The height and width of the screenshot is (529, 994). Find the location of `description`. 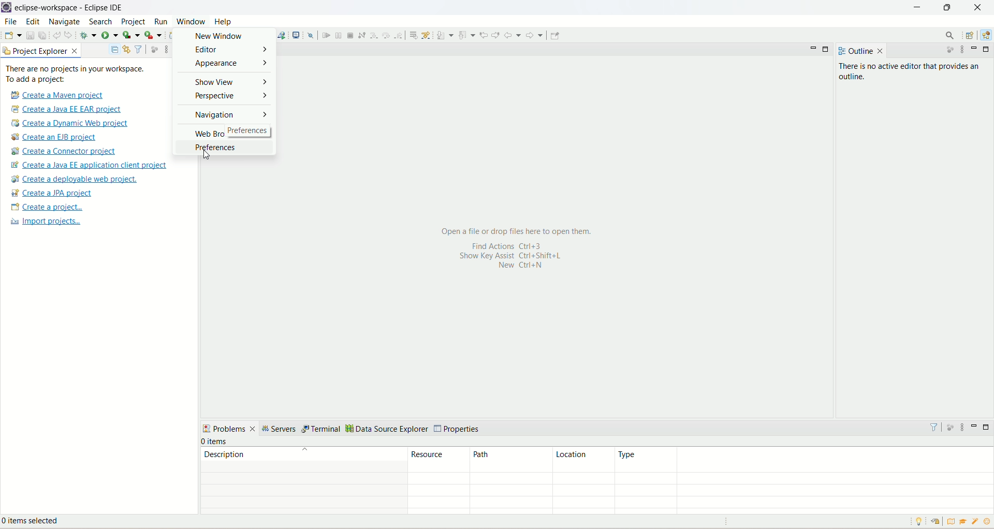

description is located at coordinates (303, 454).